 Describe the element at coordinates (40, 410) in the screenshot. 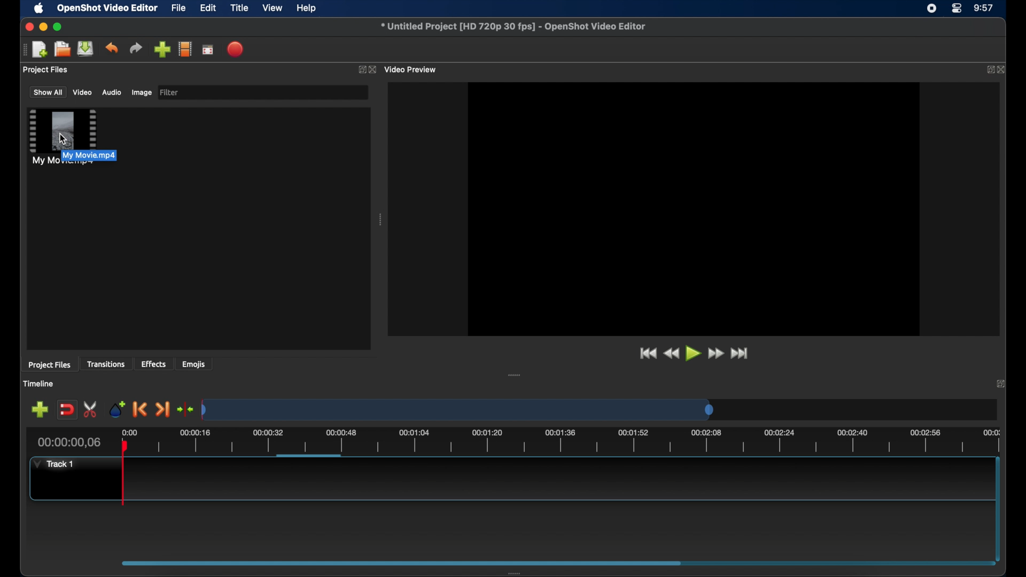

I see `add track` at that location.